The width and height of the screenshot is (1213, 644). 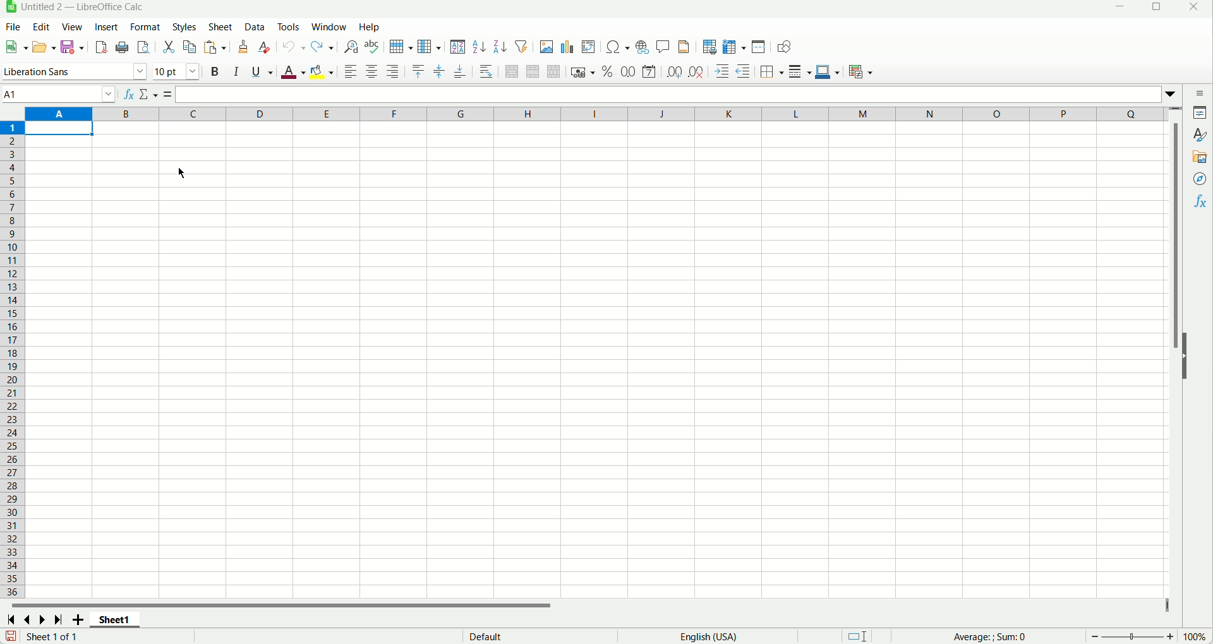 What do you see at coordinates (608, 72) in the screenshot?
I see `Format as percent` at bounding box center [608, 72].